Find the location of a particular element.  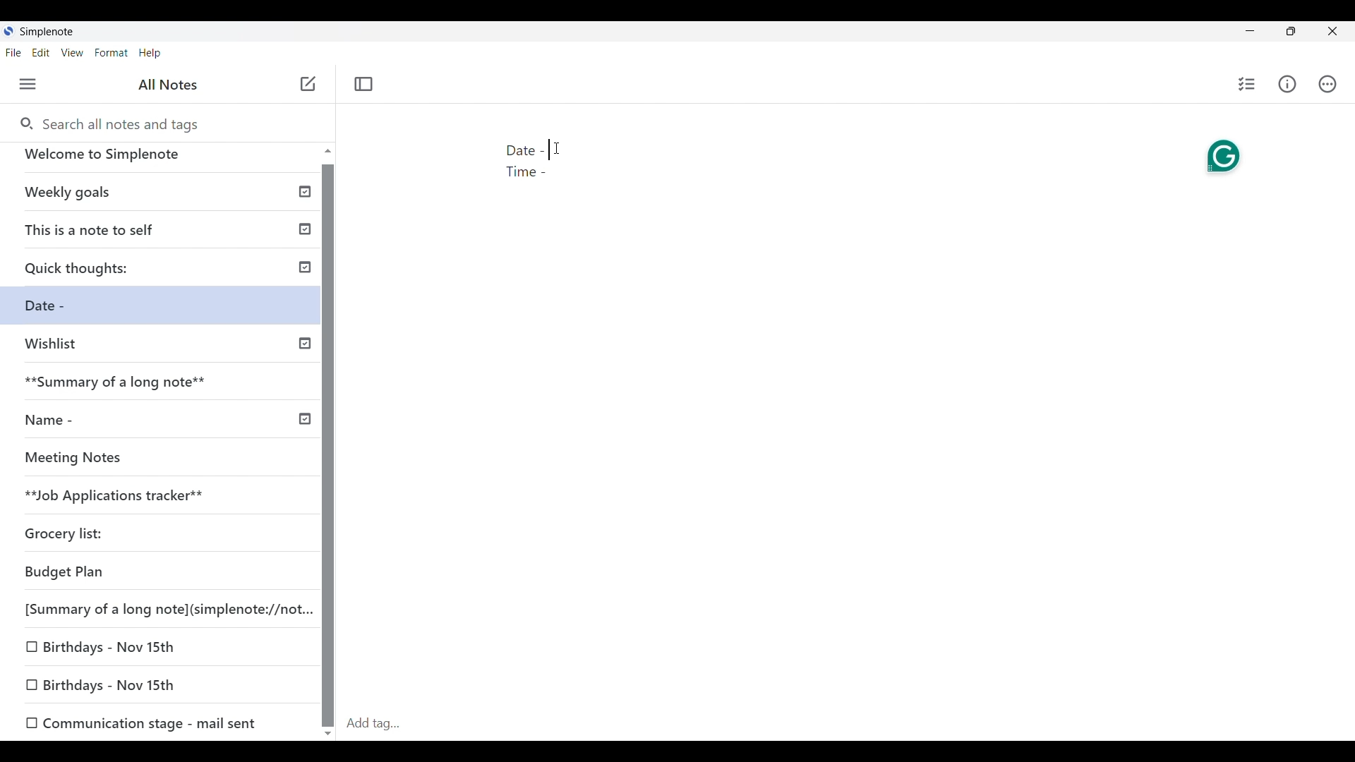

Info is located at coordinates (1287, 84).